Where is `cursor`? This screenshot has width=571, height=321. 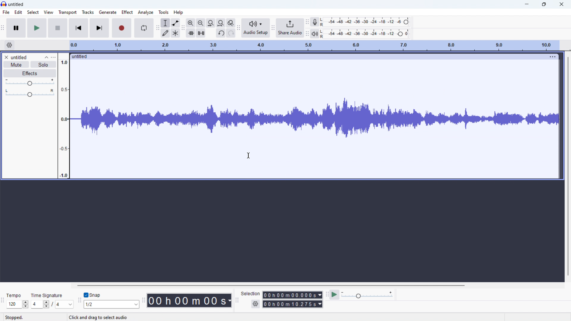
cursor is located at coordinates (250, 155).